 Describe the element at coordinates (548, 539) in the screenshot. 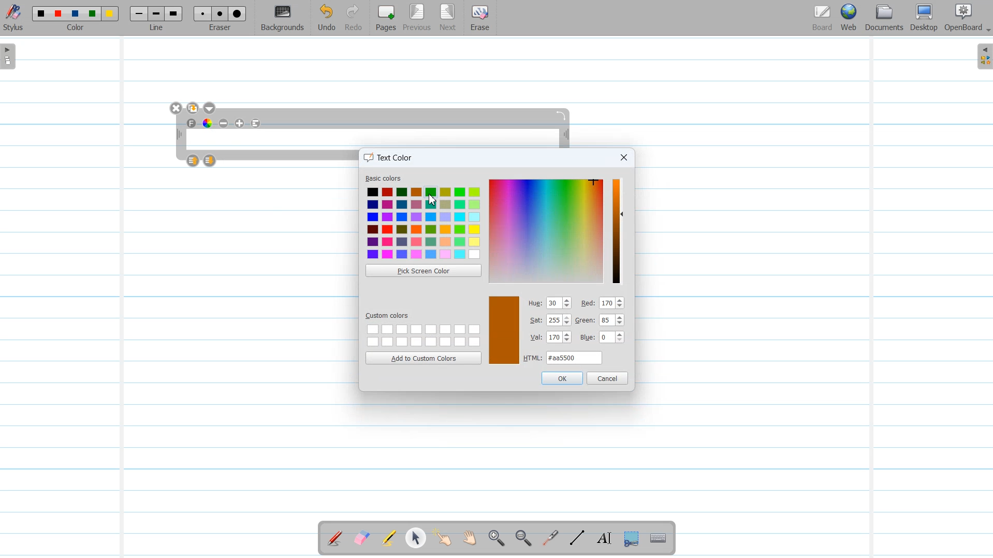

I see `Virtual Laser Pointer` at that location.